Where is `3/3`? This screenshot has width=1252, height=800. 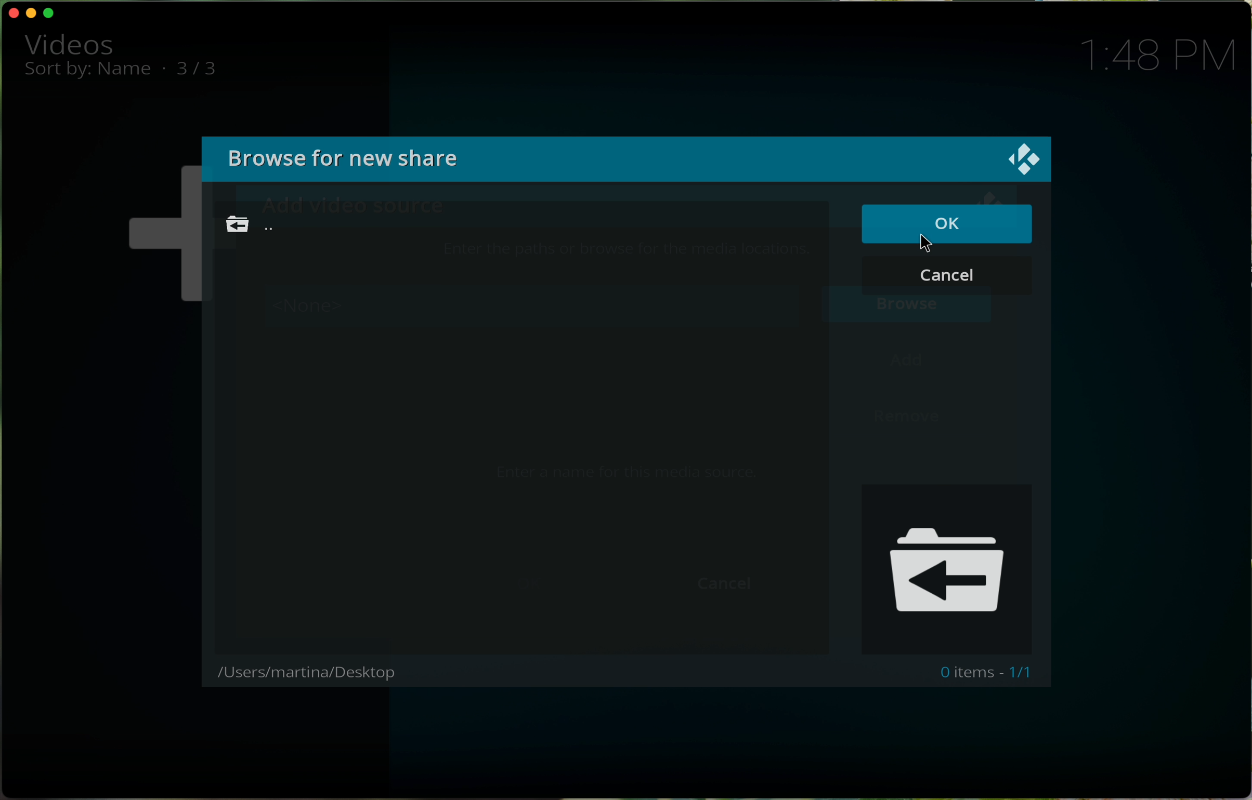 3/3 is located at coordinates (205, 70).